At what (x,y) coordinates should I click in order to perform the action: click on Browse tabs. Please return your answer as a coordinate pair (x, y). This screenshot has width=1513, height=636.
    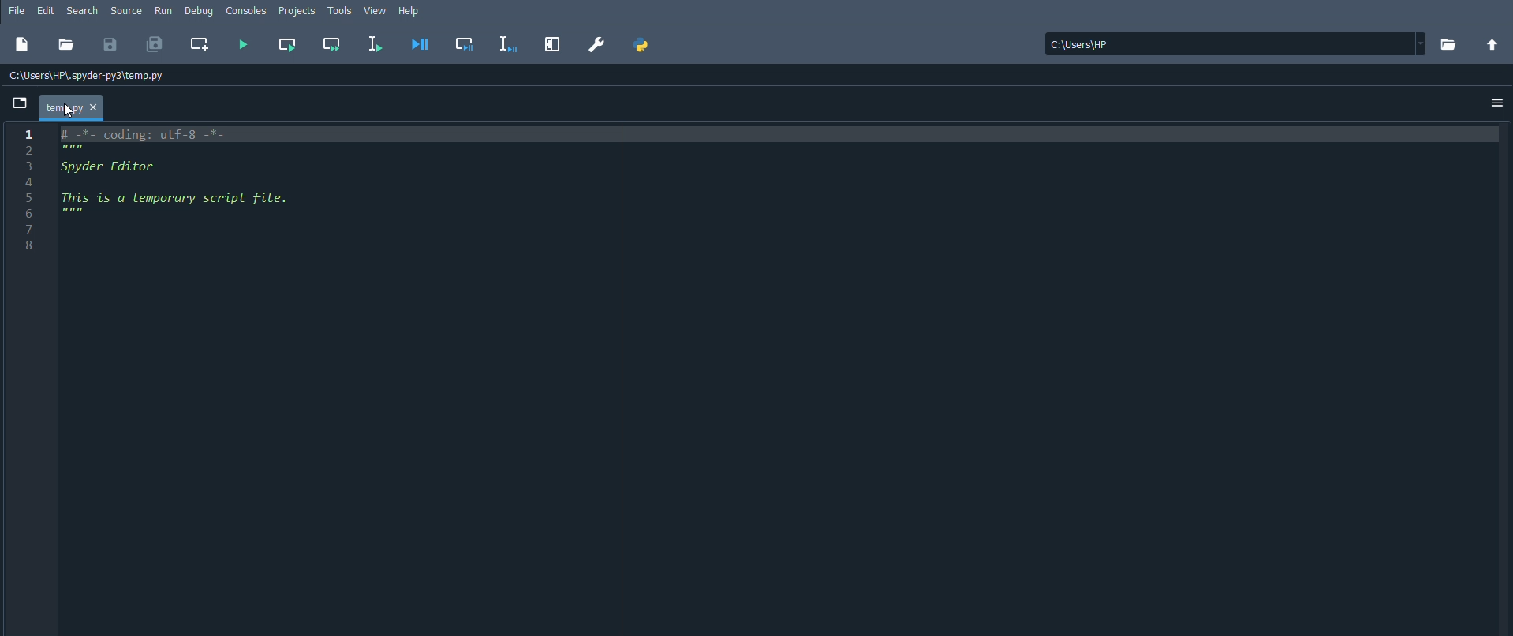
    Looking at the image, I should click on (20, 103).